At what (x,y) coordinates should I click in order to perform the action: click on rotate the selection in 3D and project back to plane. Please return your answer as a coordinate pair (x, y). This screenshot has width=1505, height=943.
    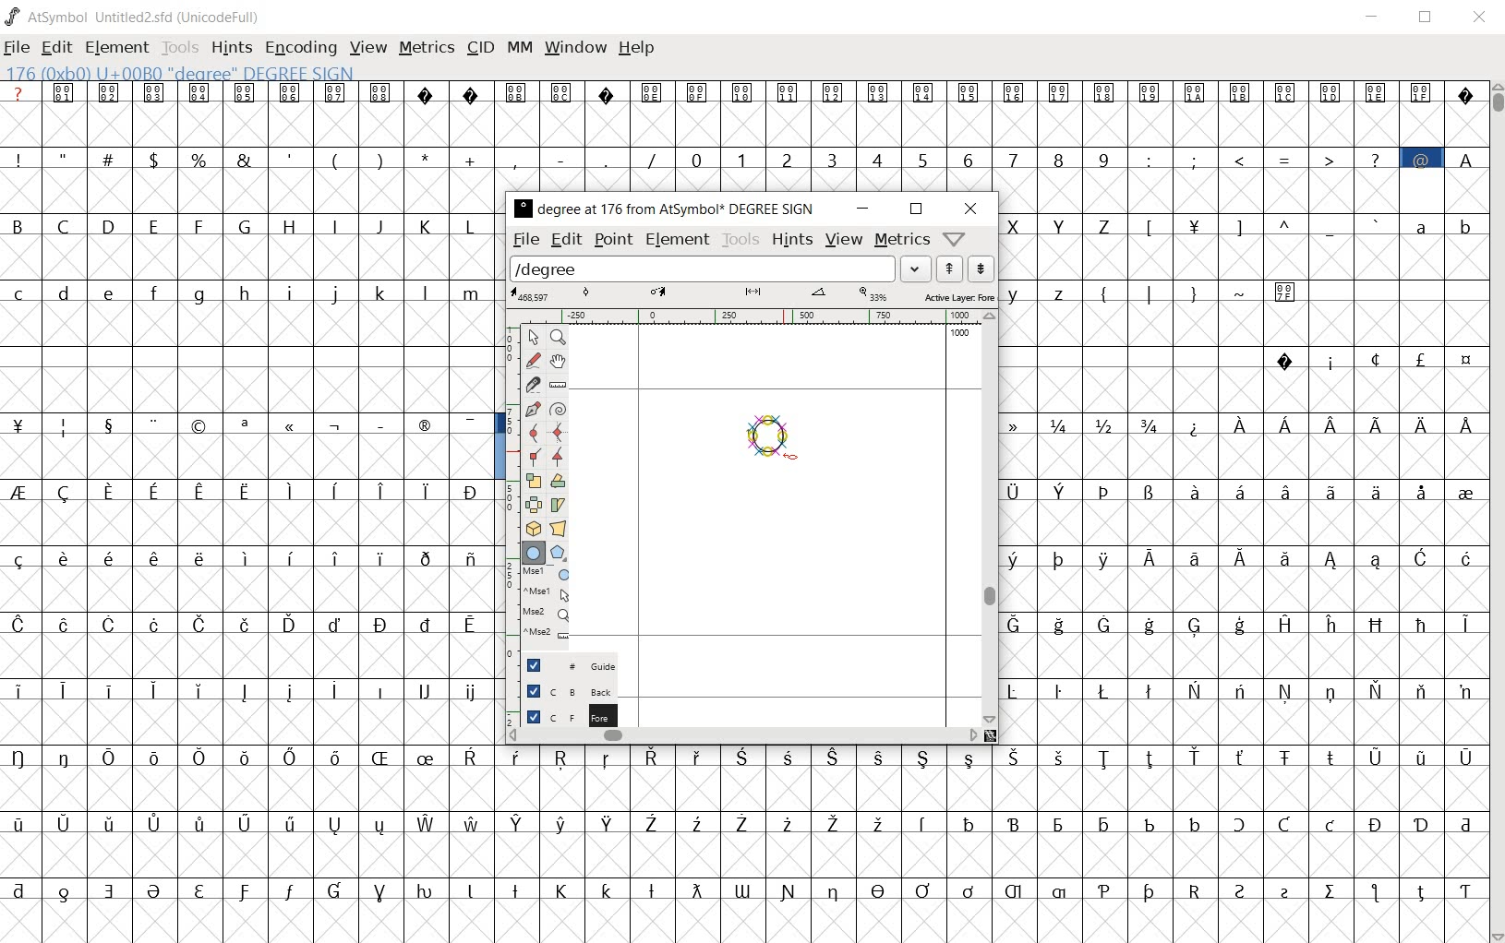
    Looking at the image, I should click on (530, 529).